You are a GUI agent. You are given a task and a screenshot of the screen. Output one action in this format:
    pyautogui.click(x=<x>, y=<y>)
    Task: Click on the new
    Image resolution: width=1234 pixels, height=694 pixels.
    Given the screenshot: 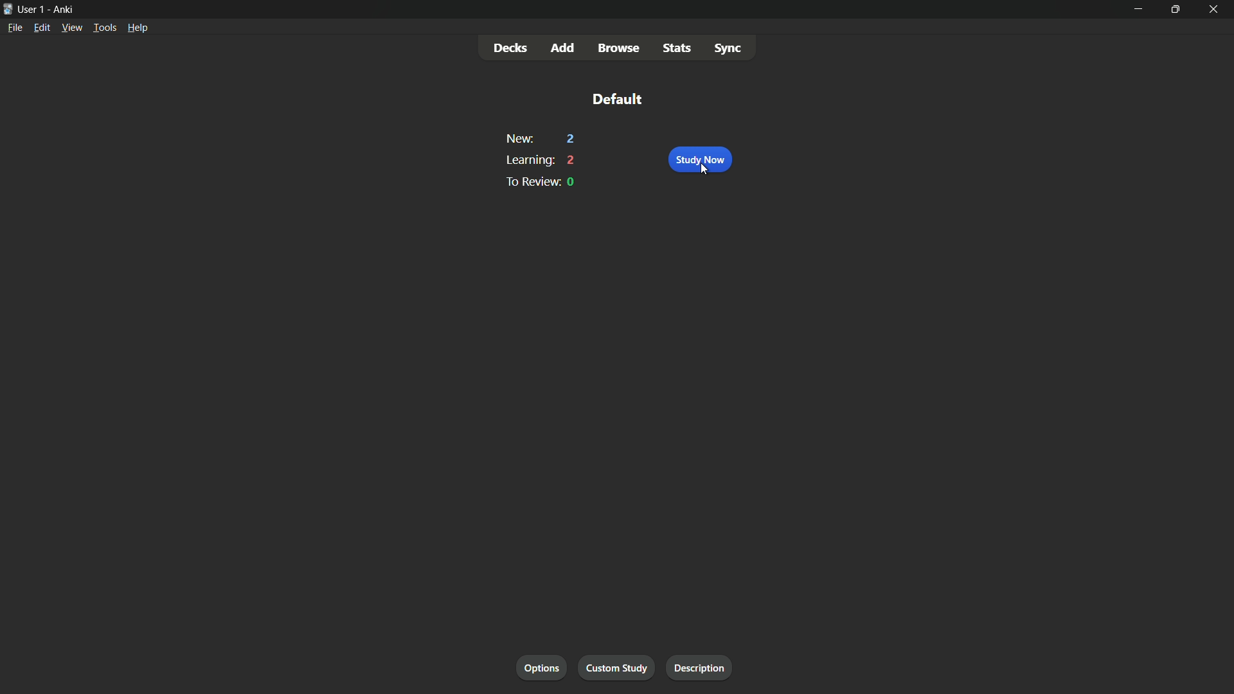 What is the action you would take?
    pyautogui.click(x=520, y=138)
    